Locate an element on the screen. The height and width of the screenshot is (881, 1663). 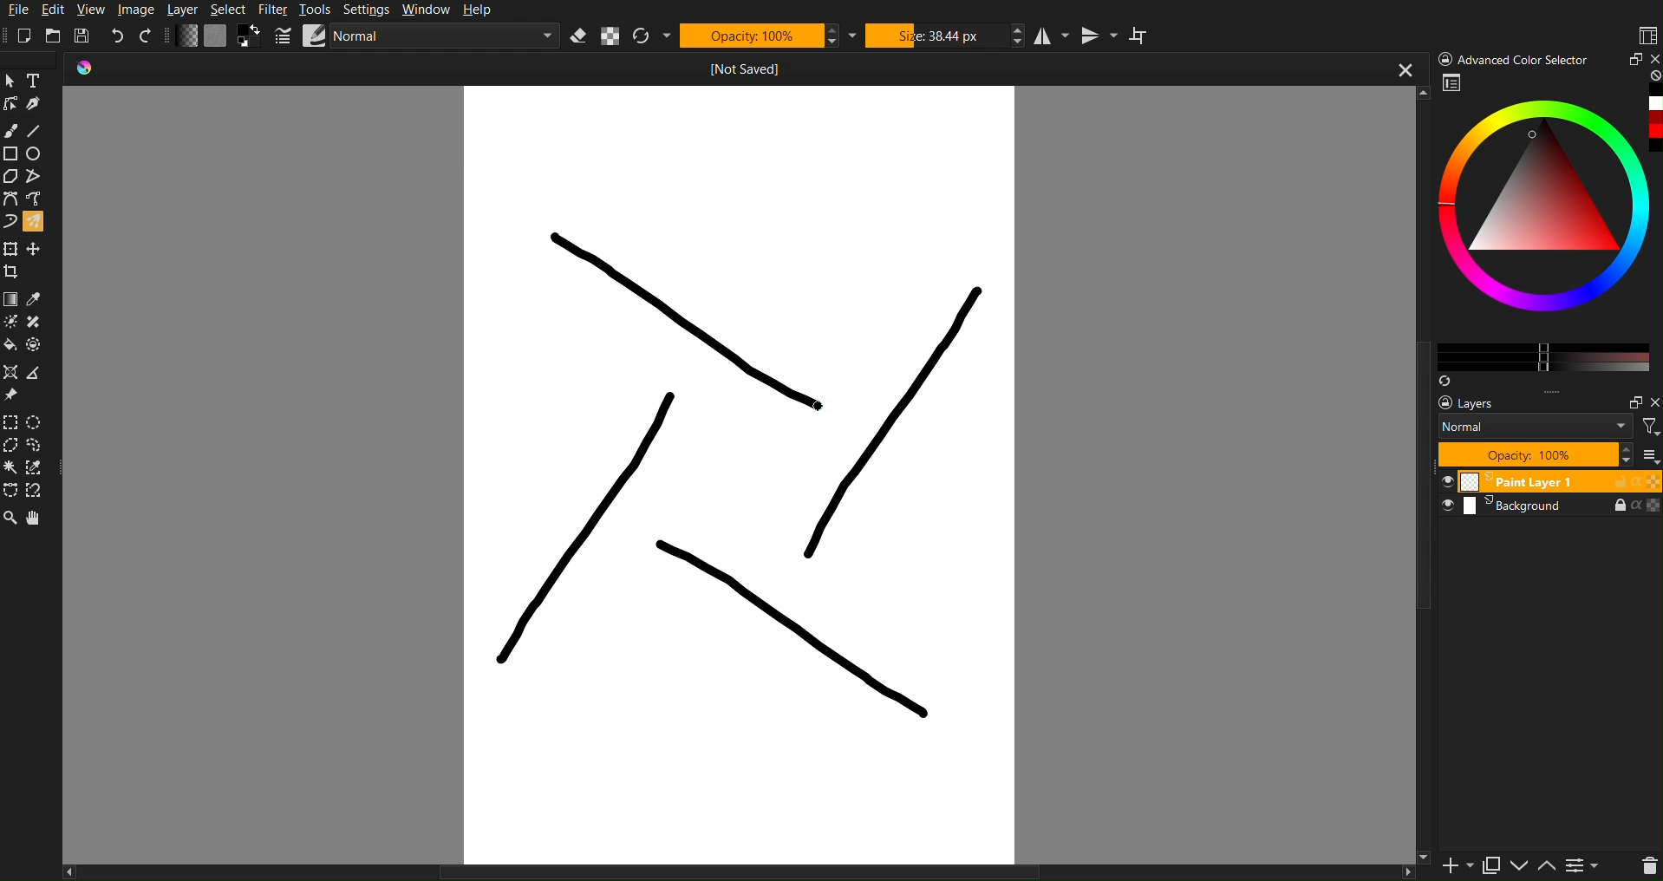
workspace is located at coordinates (1453, 85).